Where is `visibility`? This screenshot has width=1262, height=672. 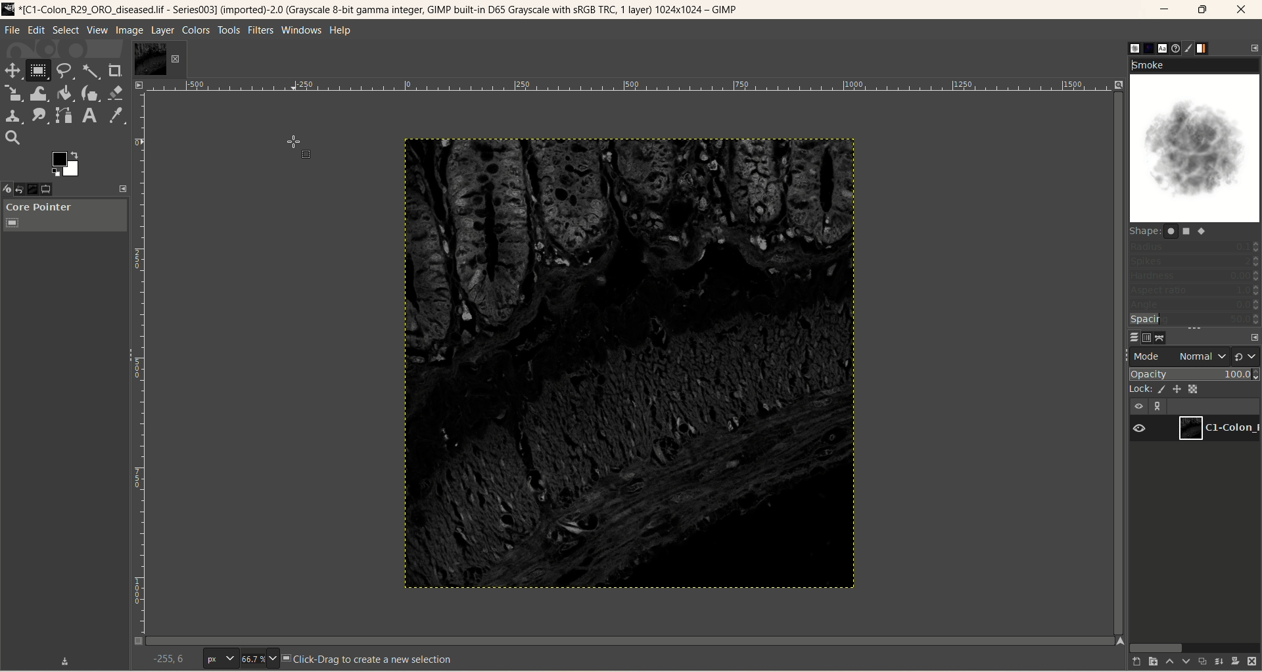 visibility is located at coordinates (1139, 407).